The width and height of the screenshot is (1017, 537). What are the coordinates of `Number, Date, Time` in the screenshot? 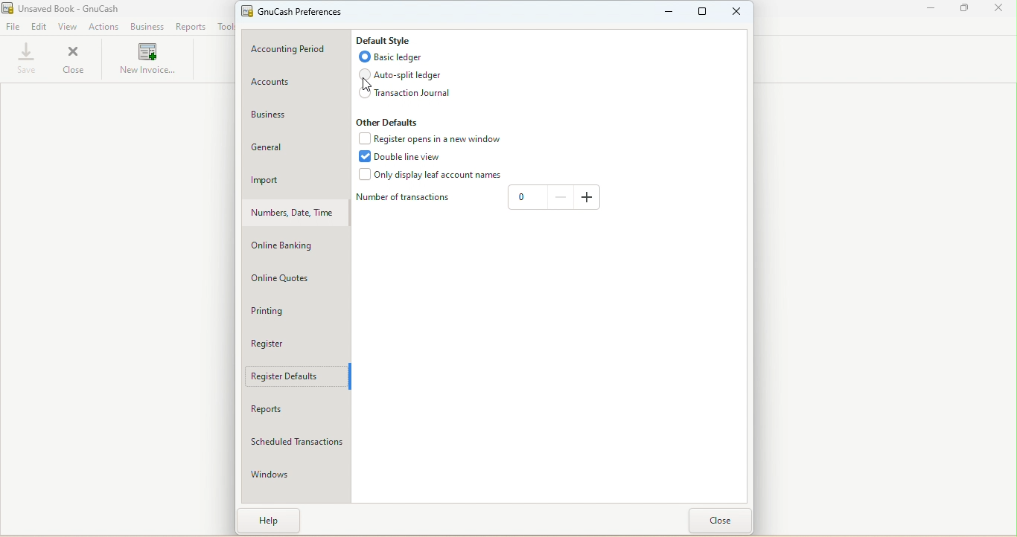 It's located at (293, 213).